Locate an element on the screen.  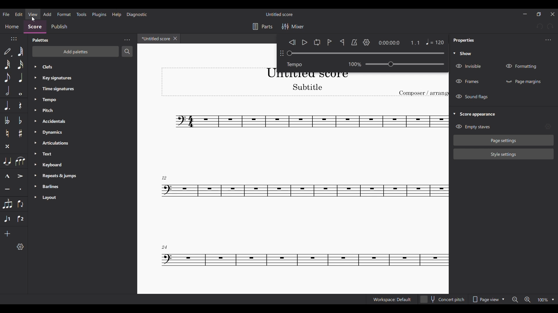
Redo is located at coordinates (550, 27).